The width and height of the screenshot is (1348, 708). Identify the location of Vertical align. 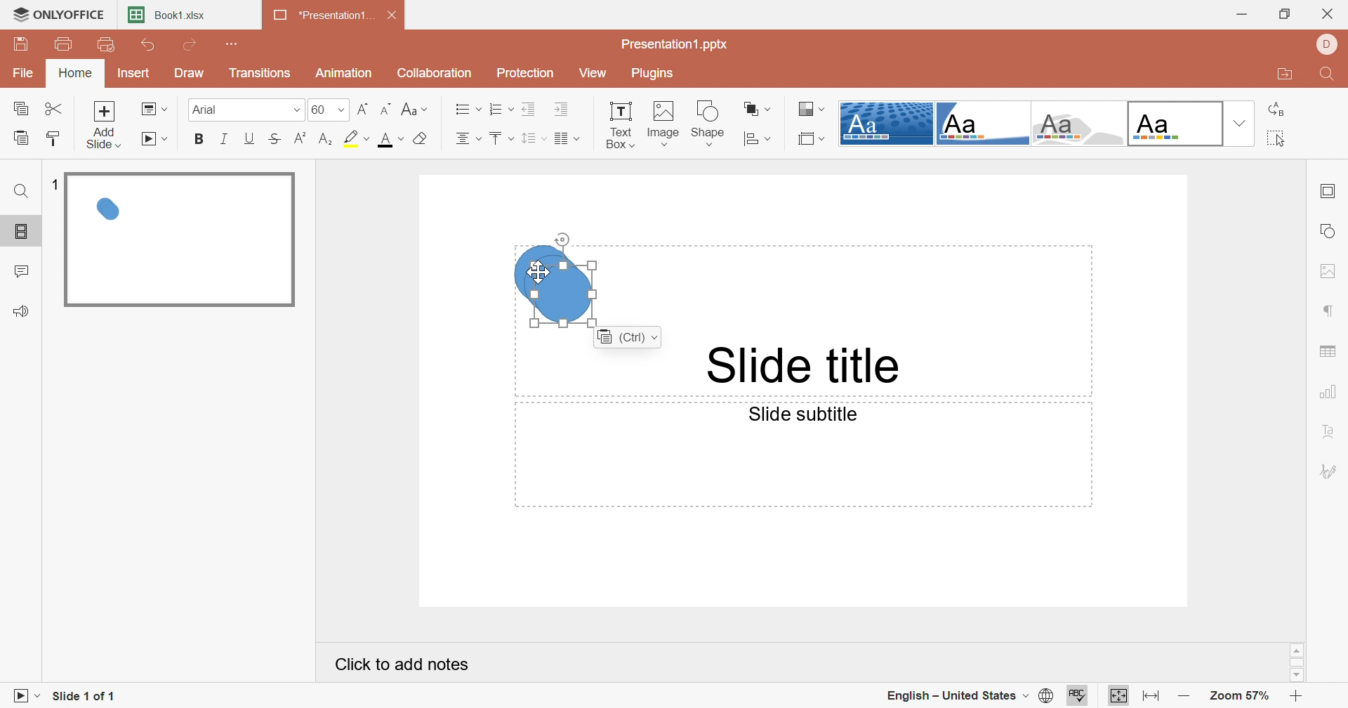
(501, 138).